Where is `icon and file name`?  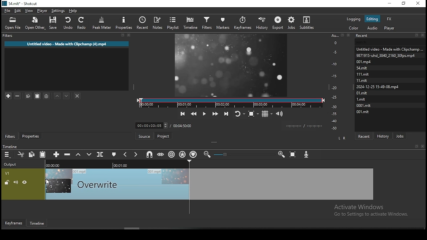 icon and file name is located at coordinates (21, 4).